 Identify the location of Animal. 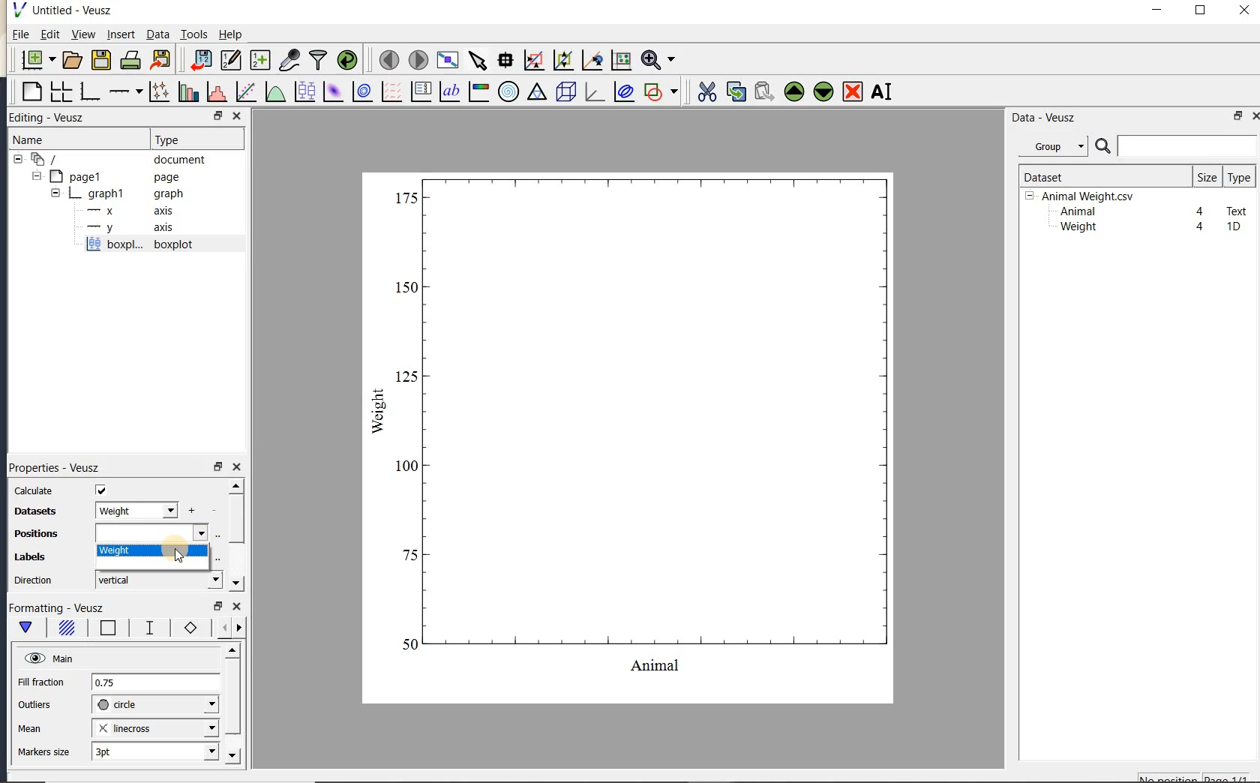
(1076, 212).